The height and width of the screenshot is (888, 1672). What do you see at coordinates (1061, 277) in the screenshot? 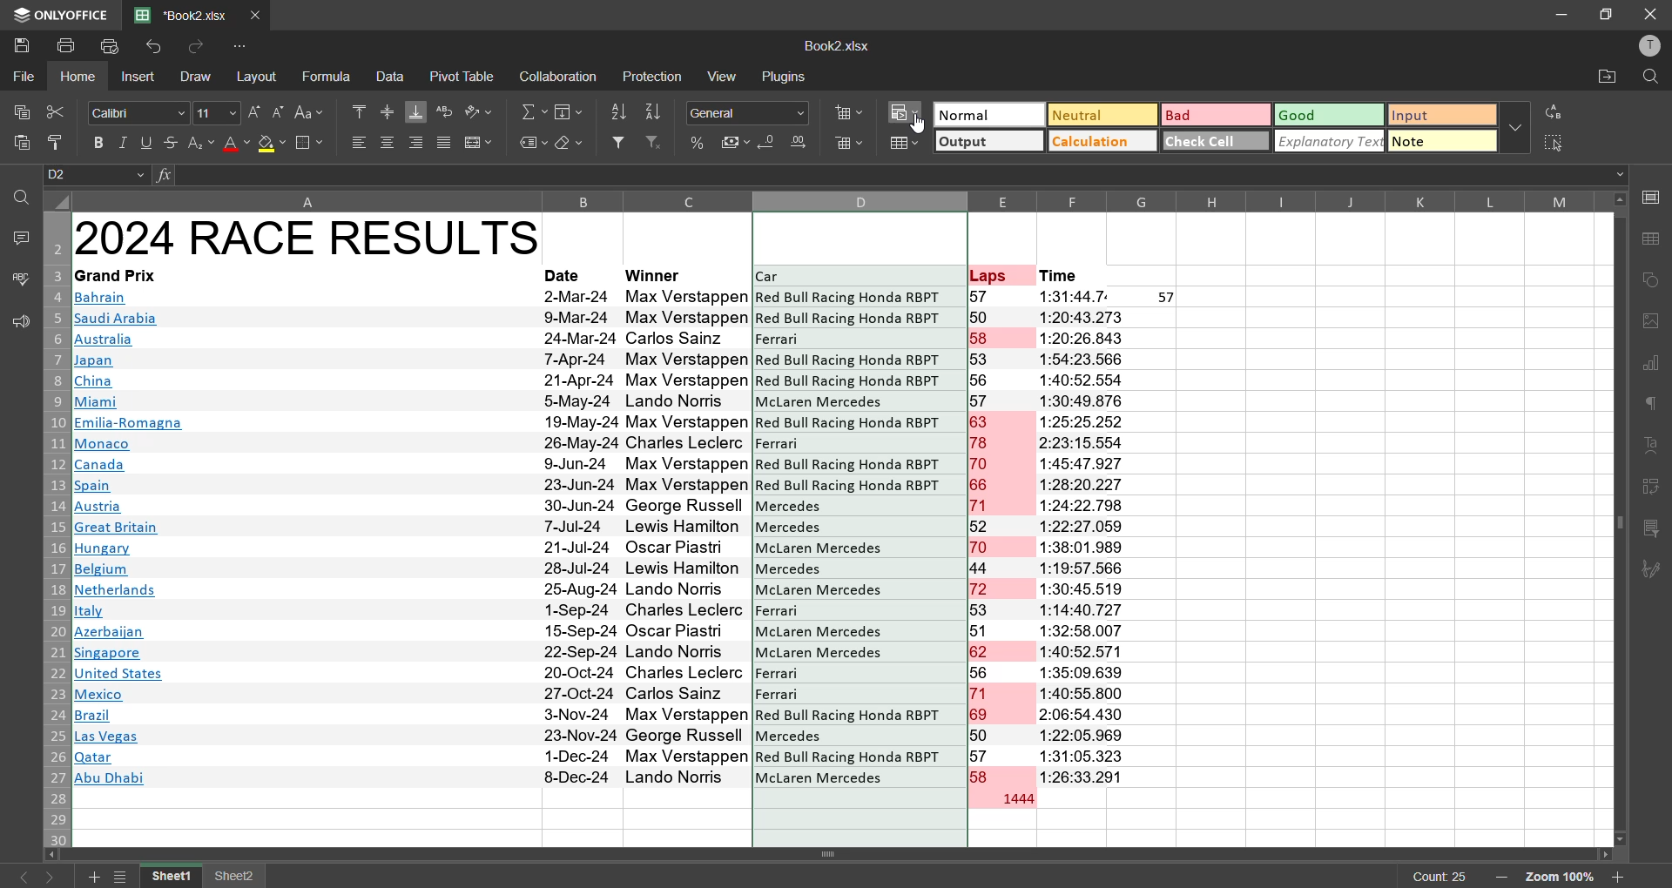
I see `time` at bounding box center [1061, 277].